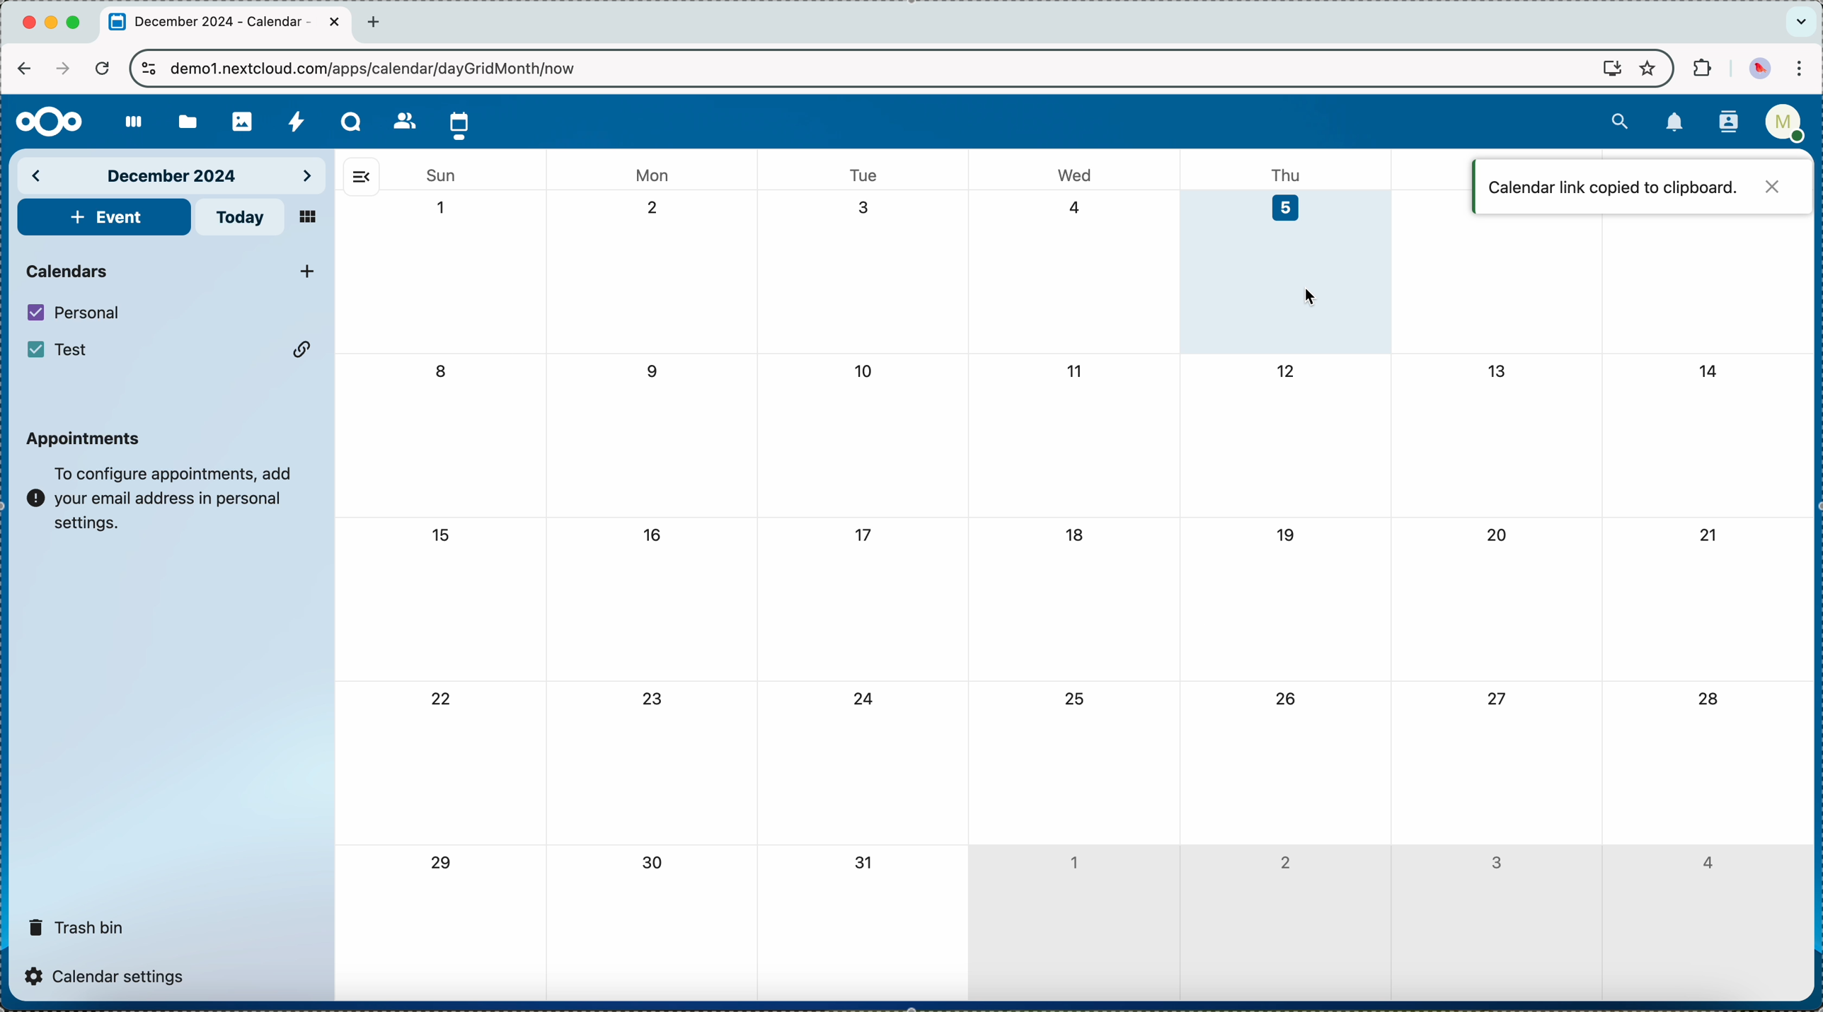  What do you see at coordinates (76, 23) in the screenshot?
I see `maximize` at bounding box center [76, 23].